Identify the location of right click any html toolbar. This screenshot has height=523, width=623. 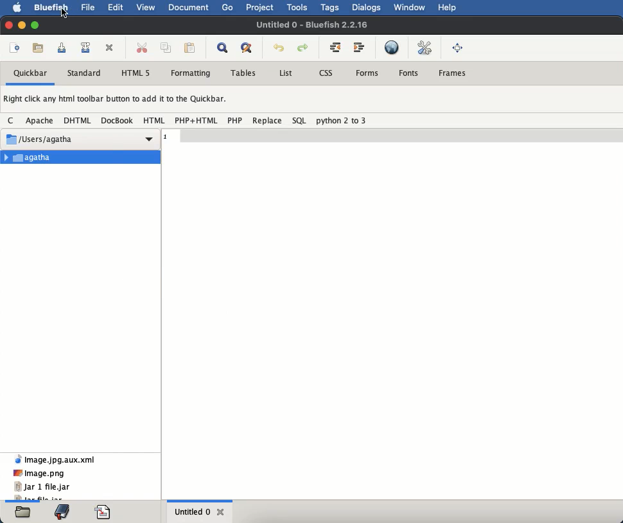
(116, 100).